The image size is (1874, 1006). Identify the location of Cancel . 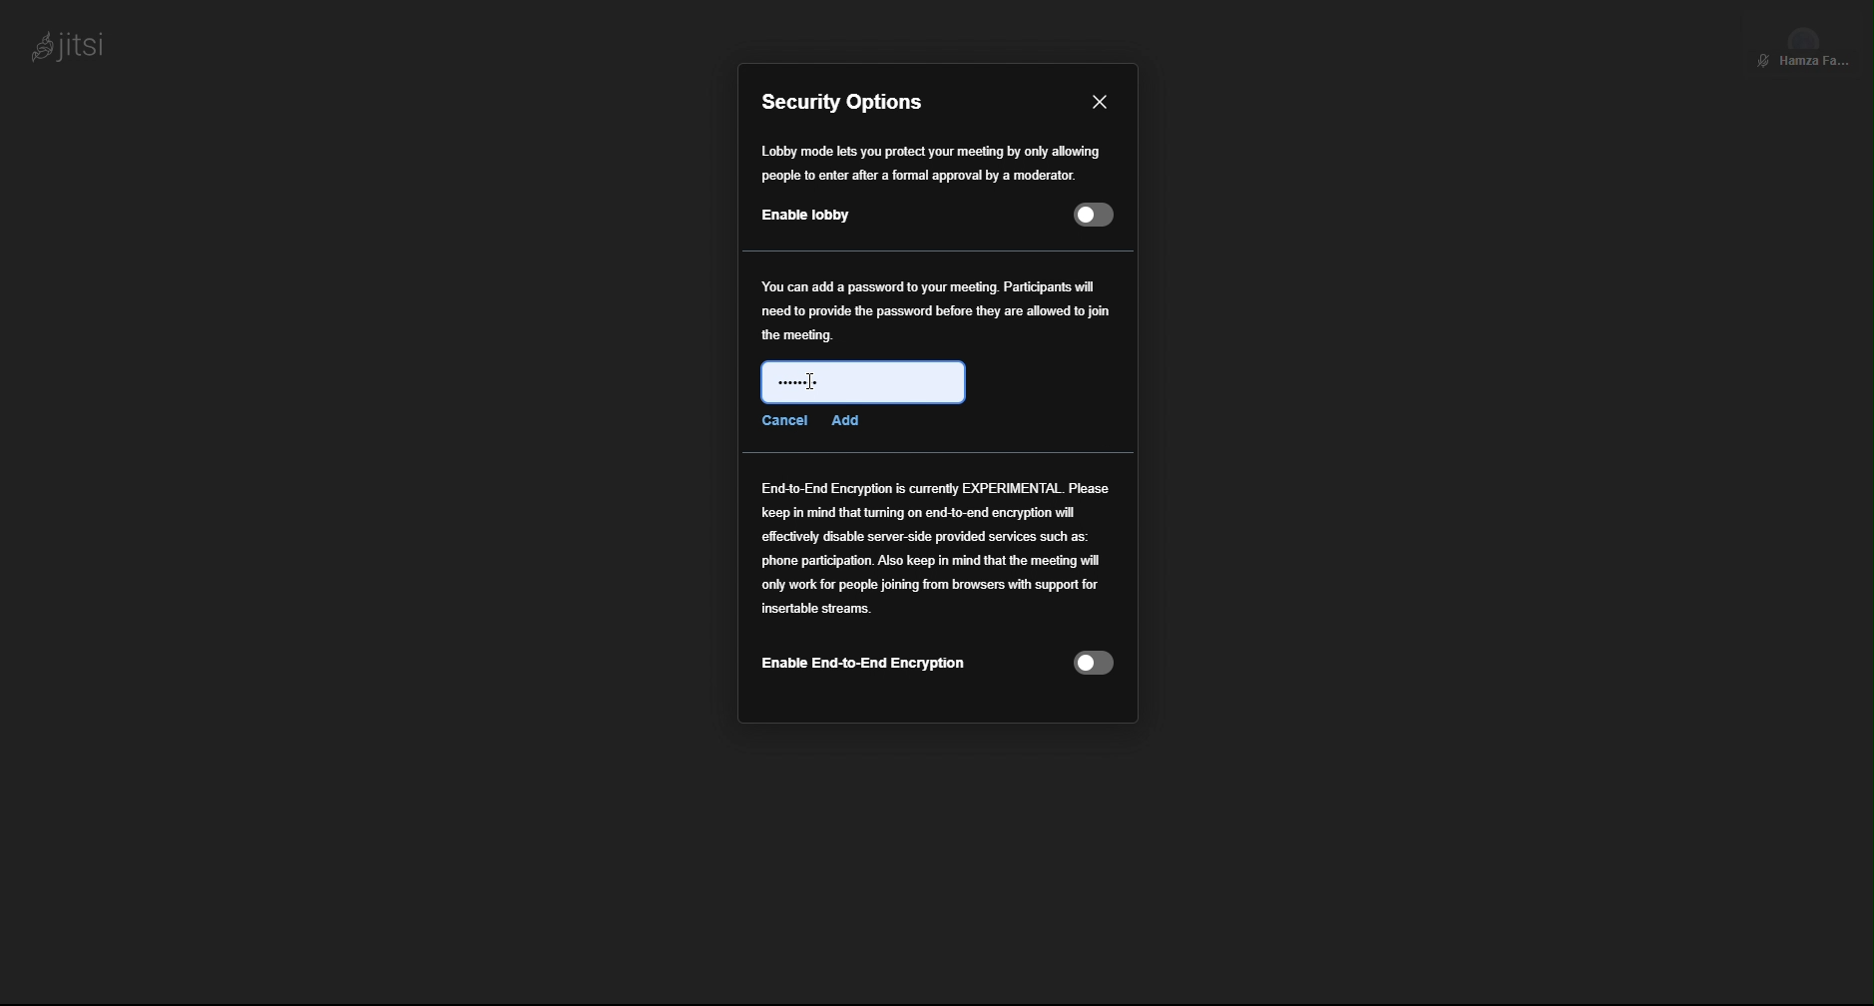
(782, 419).